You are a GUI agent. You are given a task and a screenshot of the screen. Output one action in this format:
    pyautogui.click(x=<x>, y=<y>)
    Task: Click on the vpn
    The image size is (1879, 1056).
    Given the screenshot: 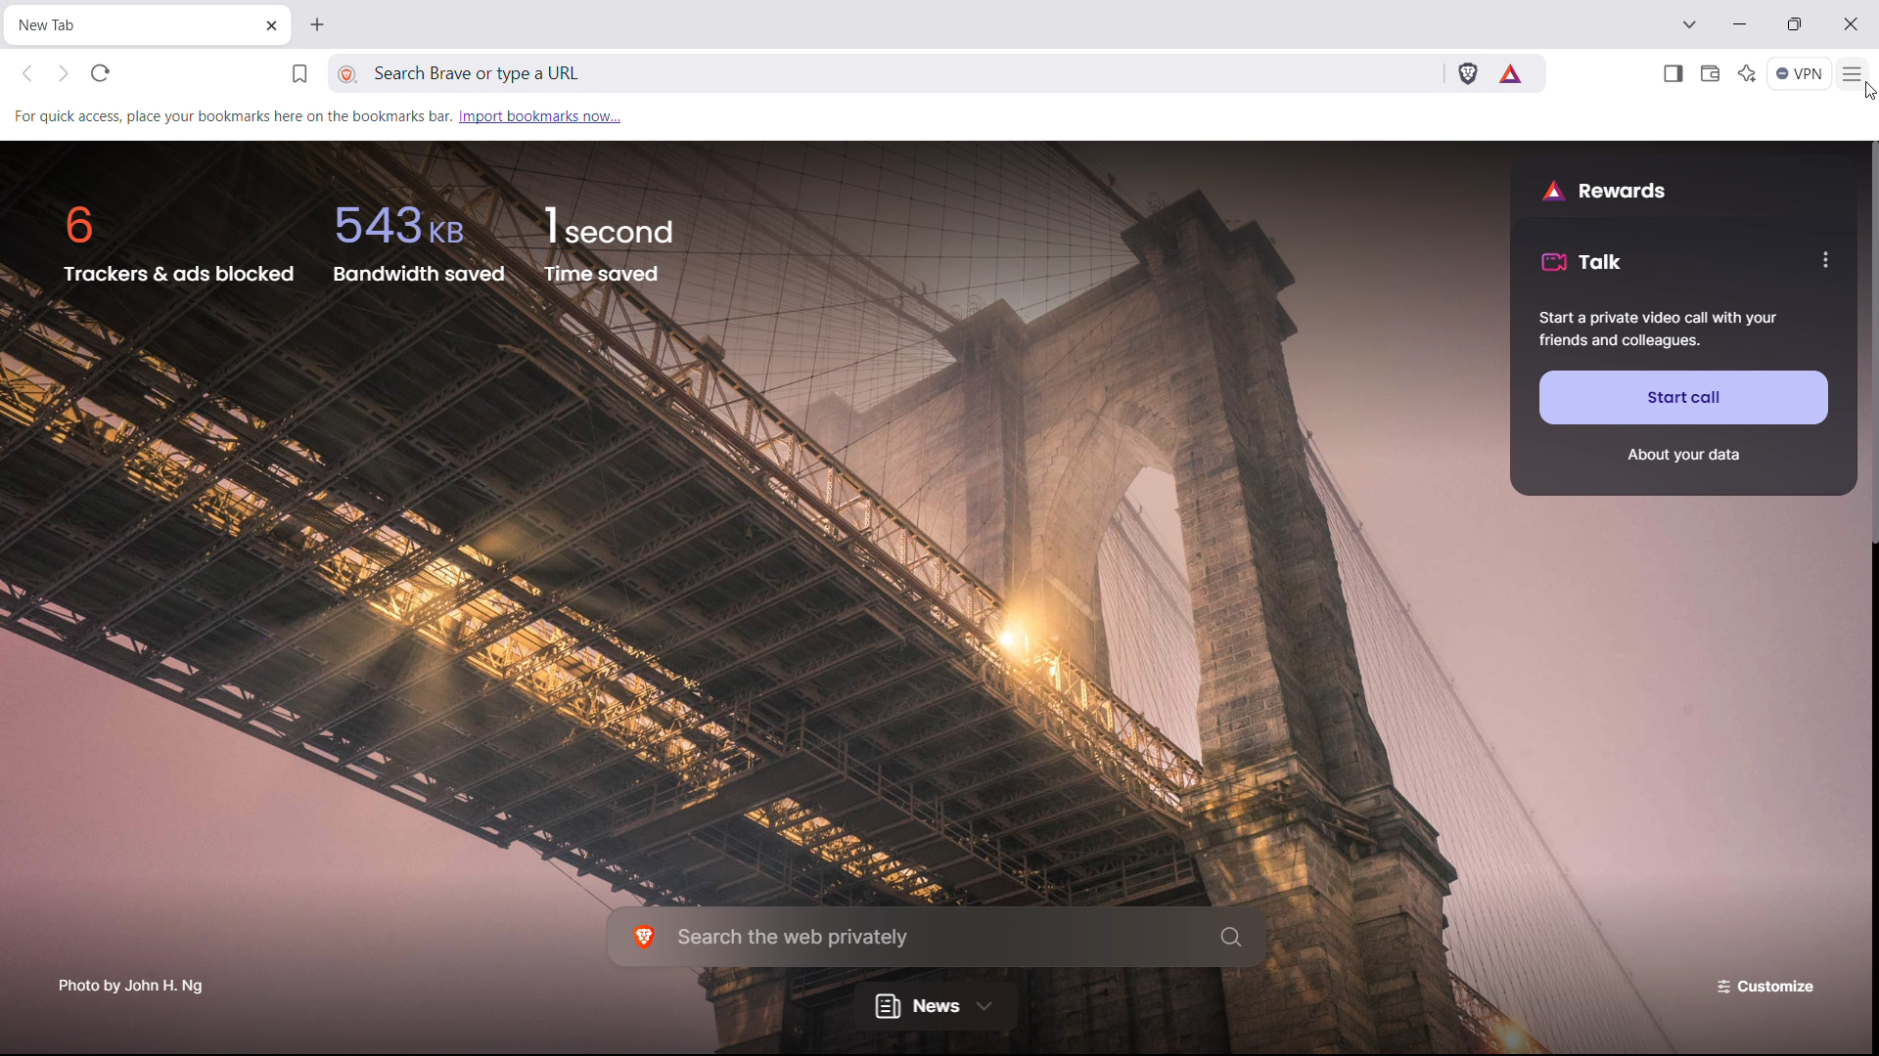 What is the action you would take?
    pyautogui.click(x=1799, y=74)
    